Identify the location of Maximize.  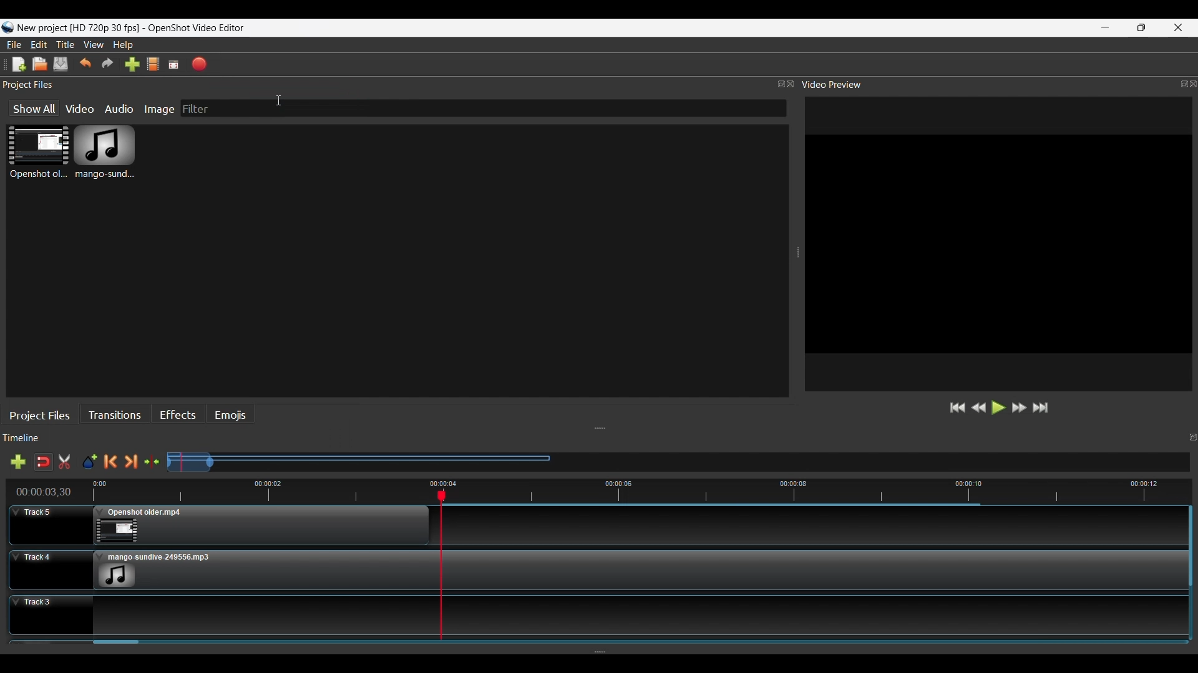
(1142, 27).